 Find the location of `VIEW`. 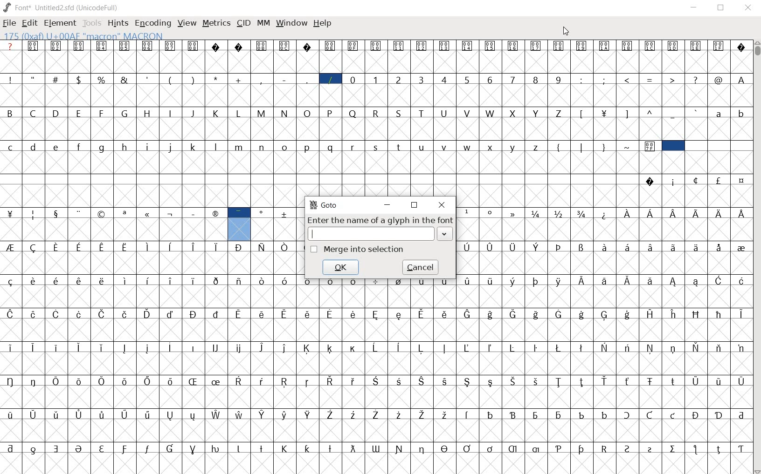

VIEW is located at coordinates (187, 24).